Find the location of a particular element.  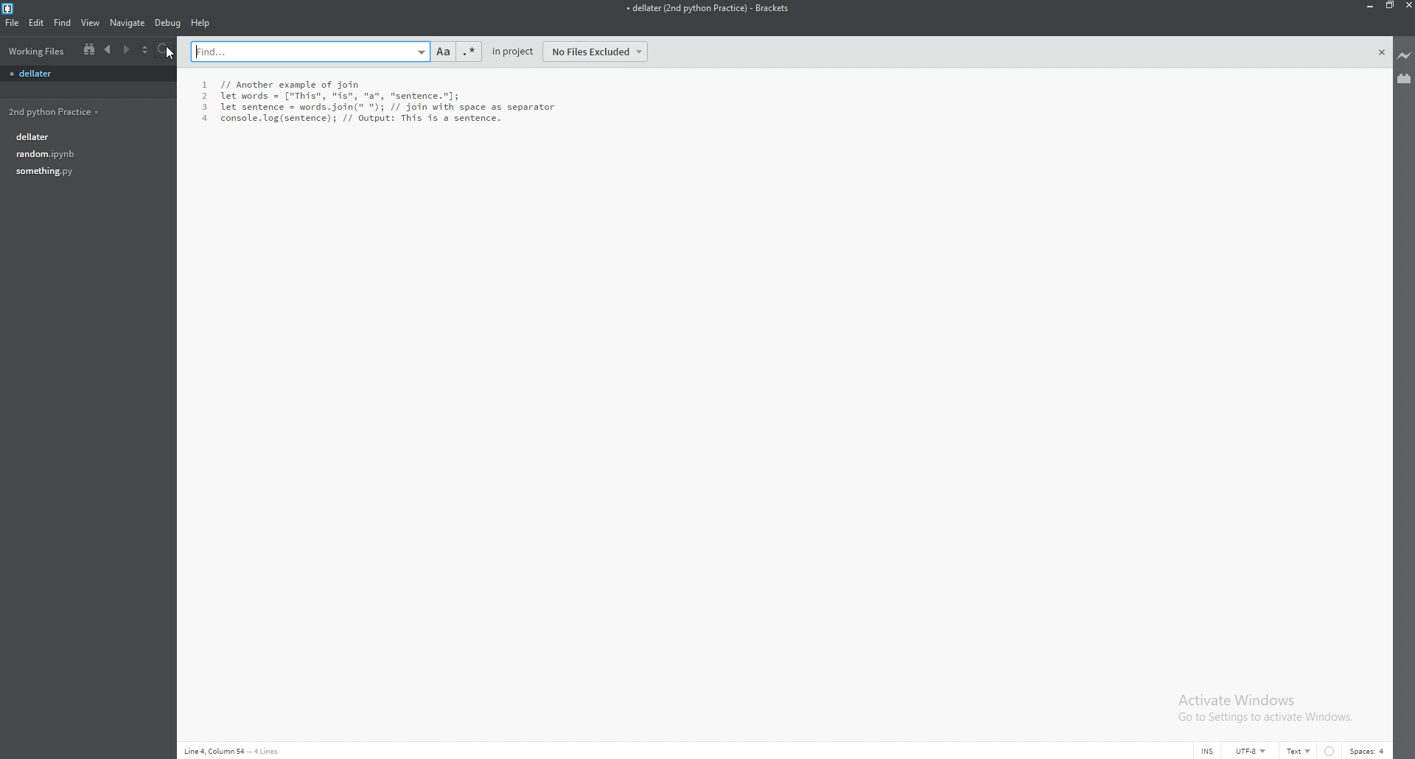

minimize is located at coordinates (1370, 6).